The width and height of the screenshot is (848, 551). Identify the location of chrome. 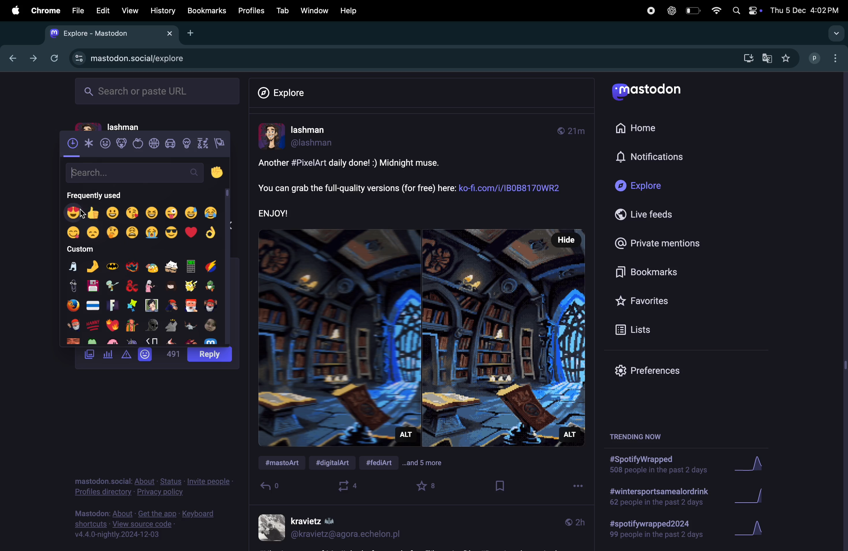
(46, 11).